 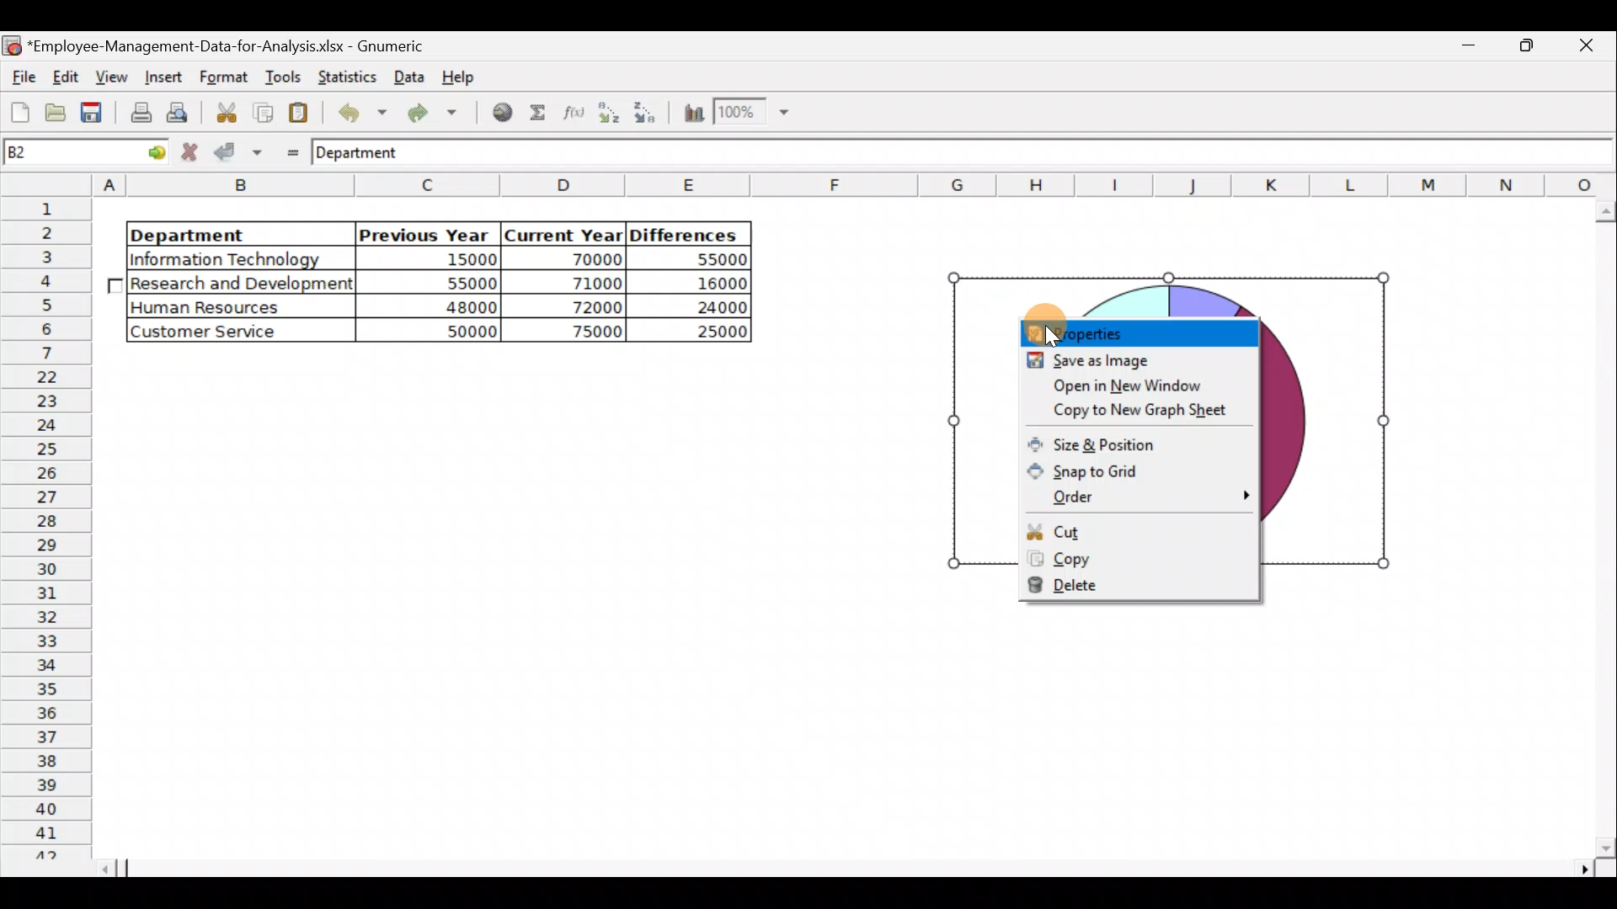 What do you see at coordinates (237, 45) in the screenshot?
I see `Employee-Management-Data-for-Analysis.xlsx - Gnumeric` at bounding box center [237, 45].